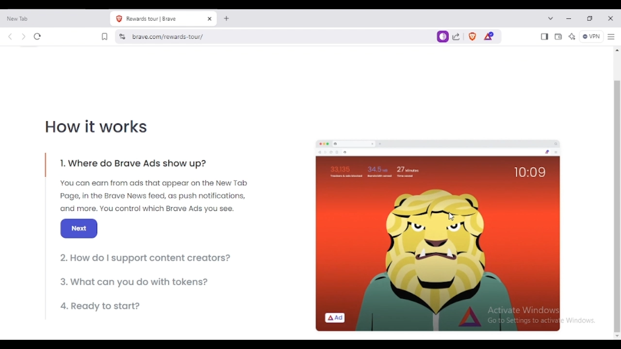  I want to click on close, so click(610, 19).